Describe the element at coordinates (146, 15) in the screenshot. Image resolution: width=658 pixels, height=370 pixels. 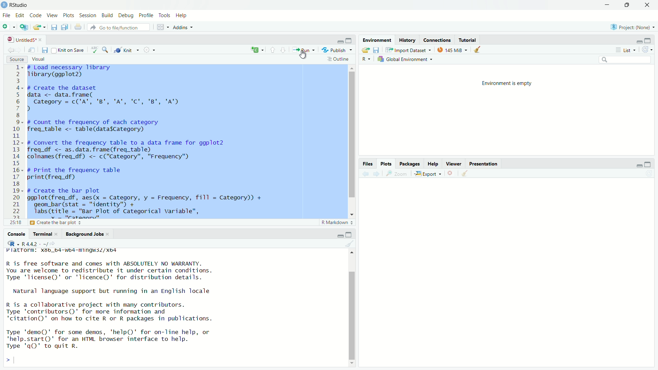
I see `profile` at that location.